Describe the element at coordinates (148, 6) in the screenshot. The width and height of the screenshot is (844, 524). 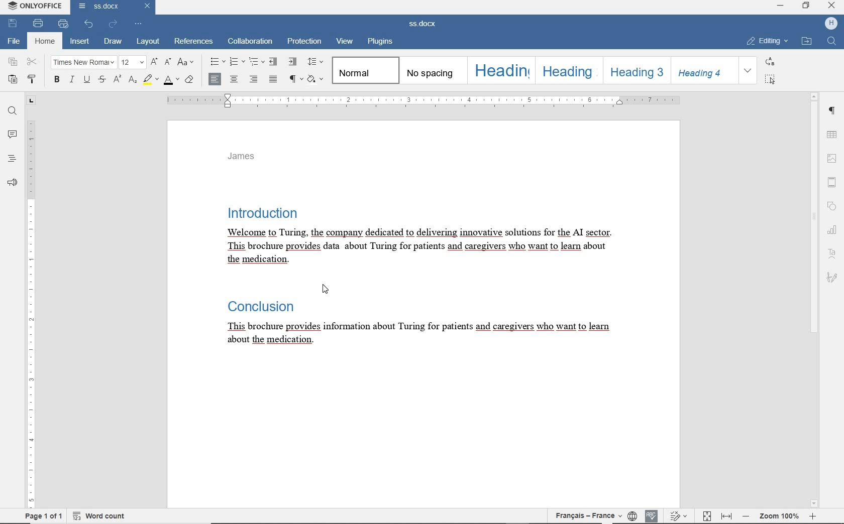
I see `close` at that location.